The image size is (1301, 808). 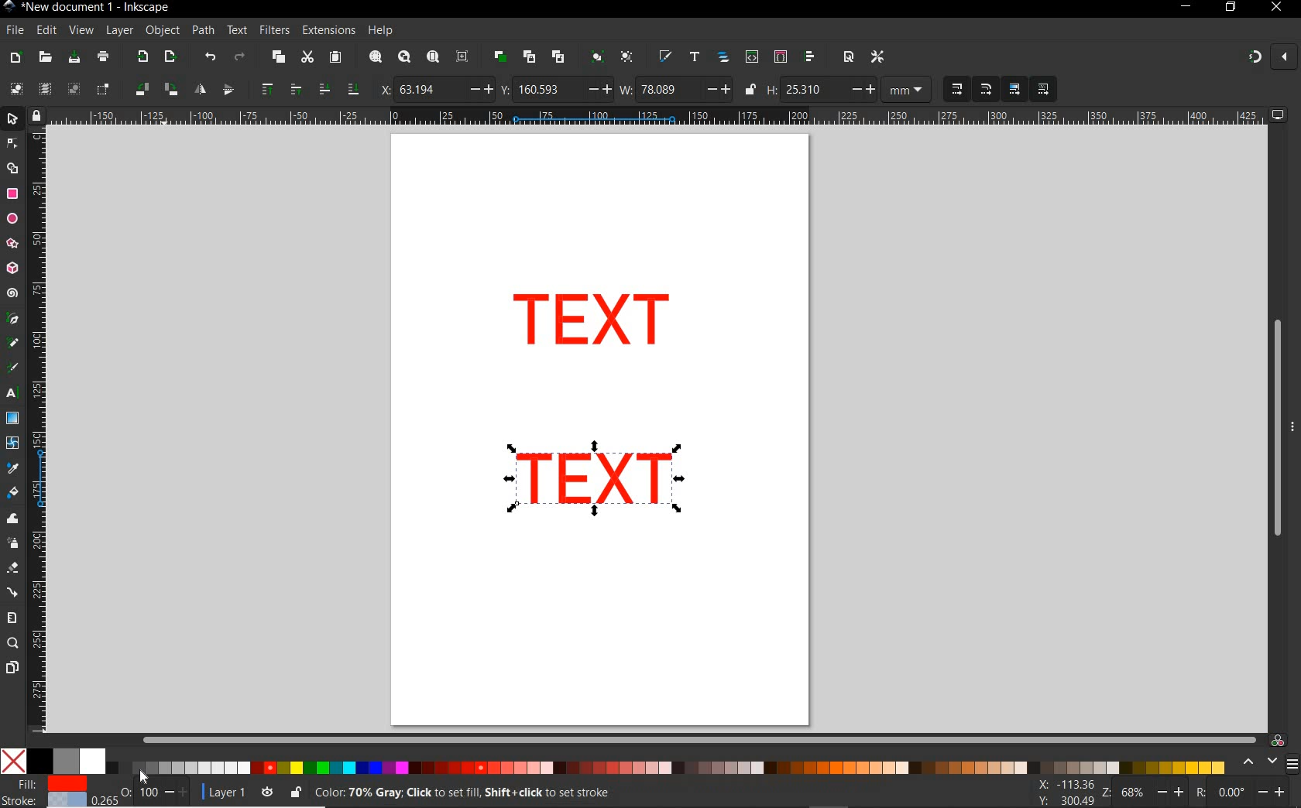 What do you see at coordinates (46, 56) in the screenshot?
I see `open file dialog` at bounding box center [46, 56].